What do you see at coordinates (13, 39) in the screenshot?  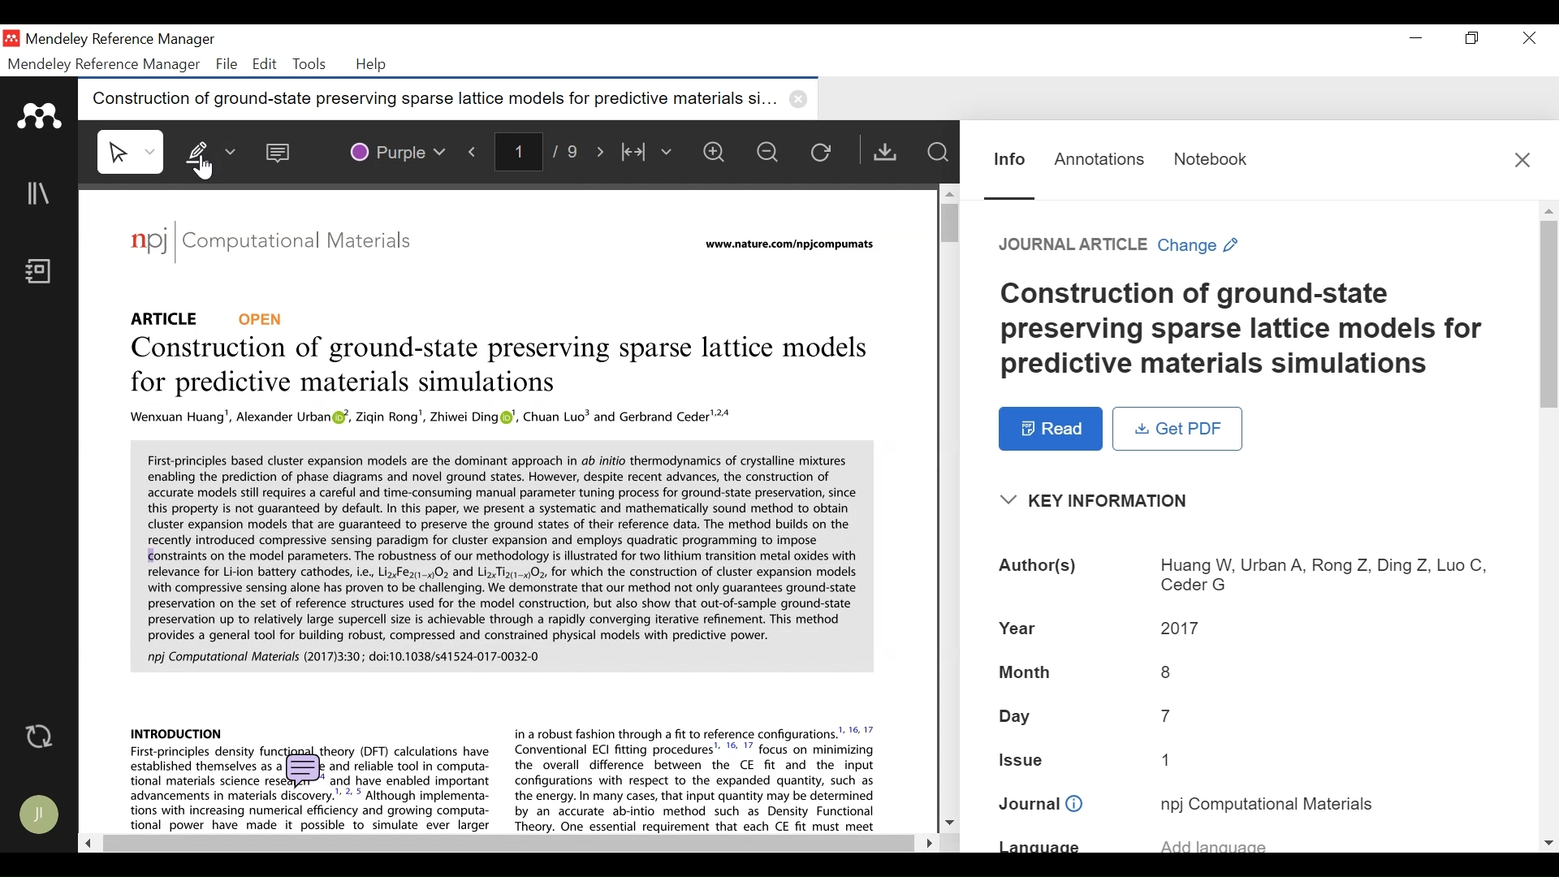 I see `Mendeley Desktop Icon` at bounding box center [13, 39].